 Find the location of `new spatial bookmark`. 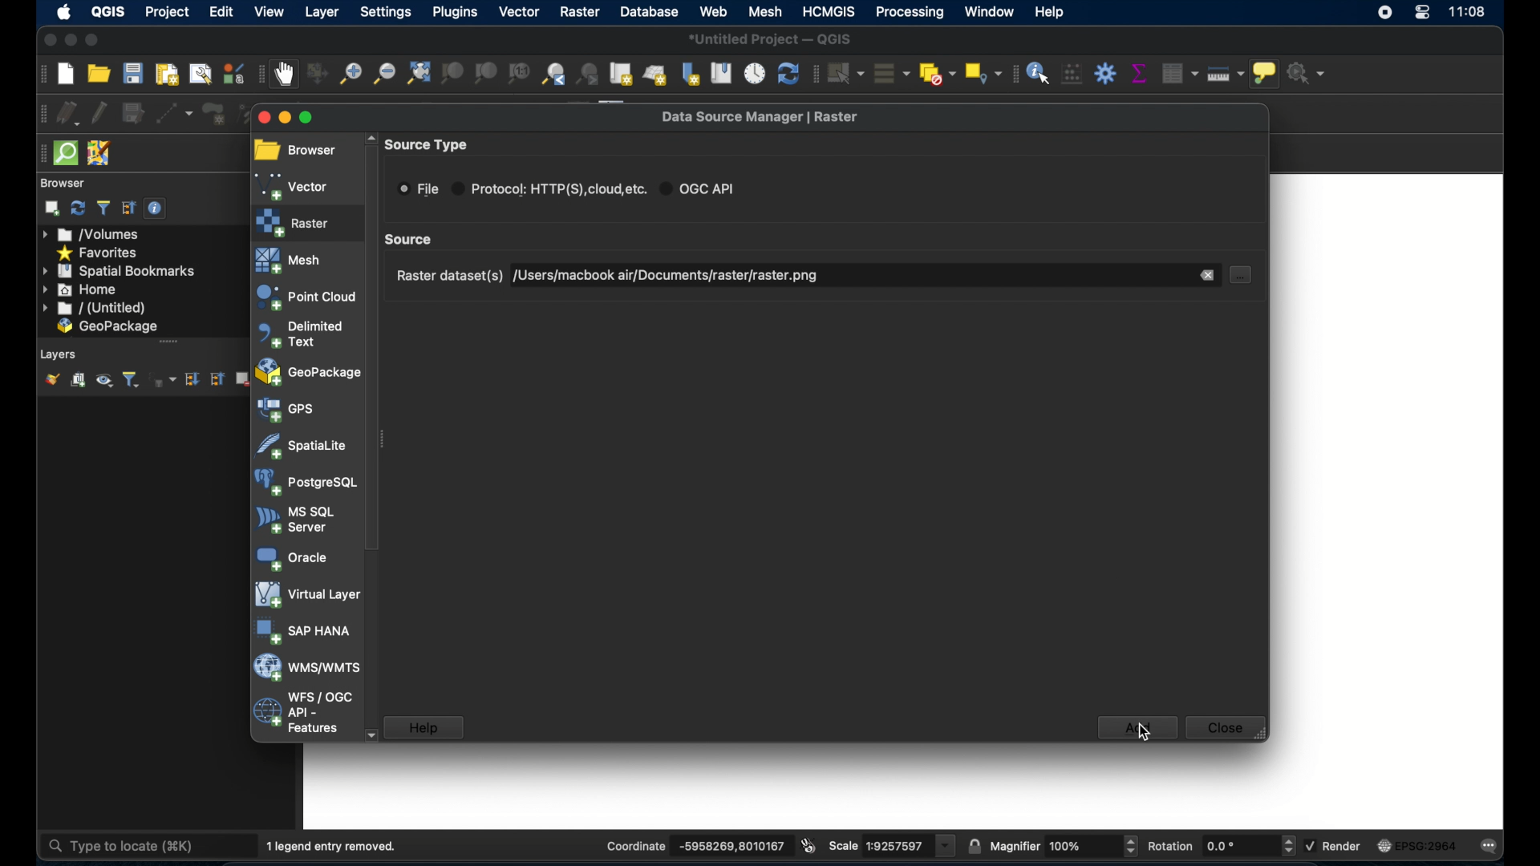

new spatial bookmark is located at coordinates (691, 73).